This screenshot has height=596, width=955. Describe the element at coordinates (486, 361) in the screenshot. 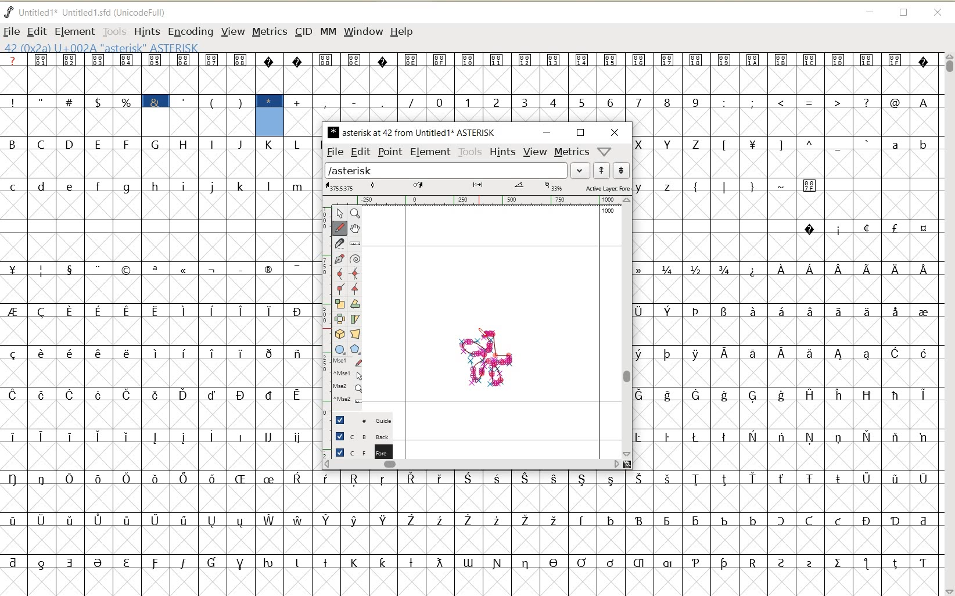

I see ` unique glyph for an asterisk creation` at that location.